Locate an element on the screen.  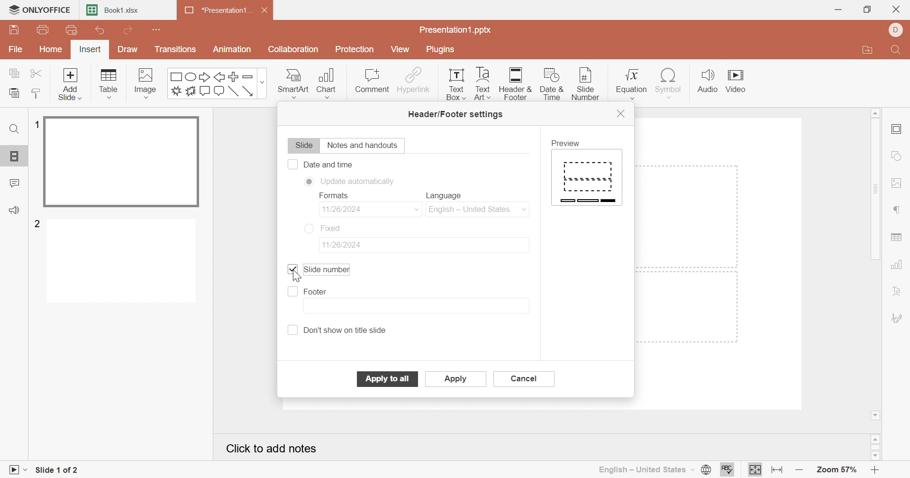
Radio button is located at coordinates (309, 228).